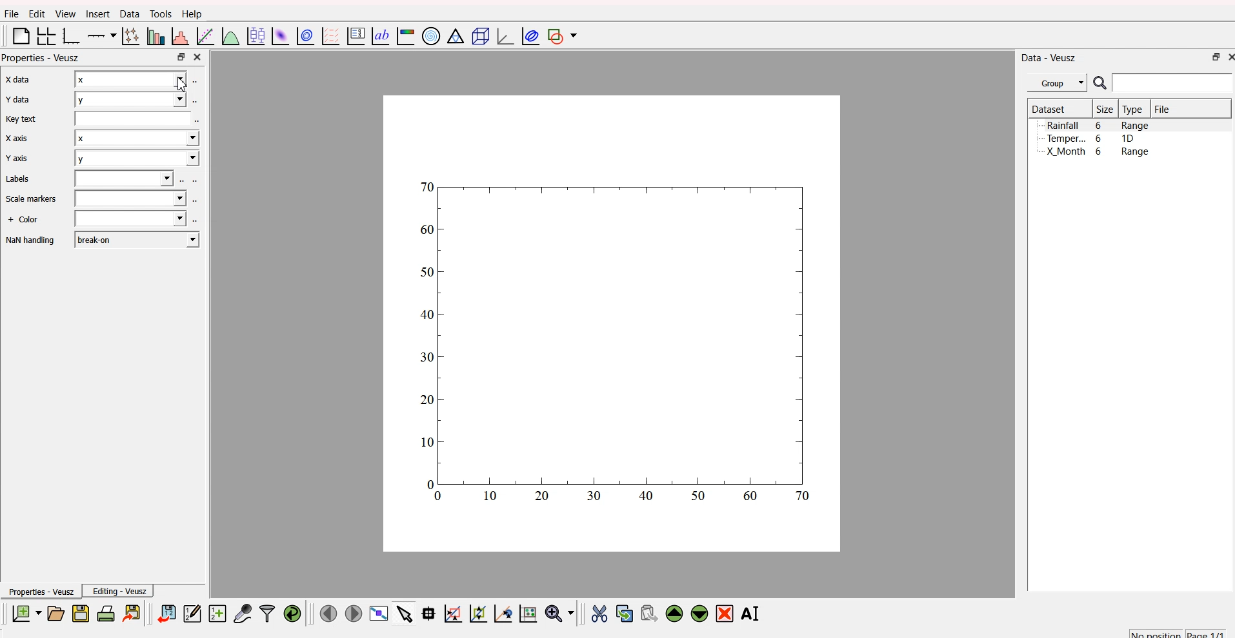 The height and width of the screenshot is (638, 1235). Describe the element at coordinates (1057, 83) in the screenshot. I see `Group` at that location.